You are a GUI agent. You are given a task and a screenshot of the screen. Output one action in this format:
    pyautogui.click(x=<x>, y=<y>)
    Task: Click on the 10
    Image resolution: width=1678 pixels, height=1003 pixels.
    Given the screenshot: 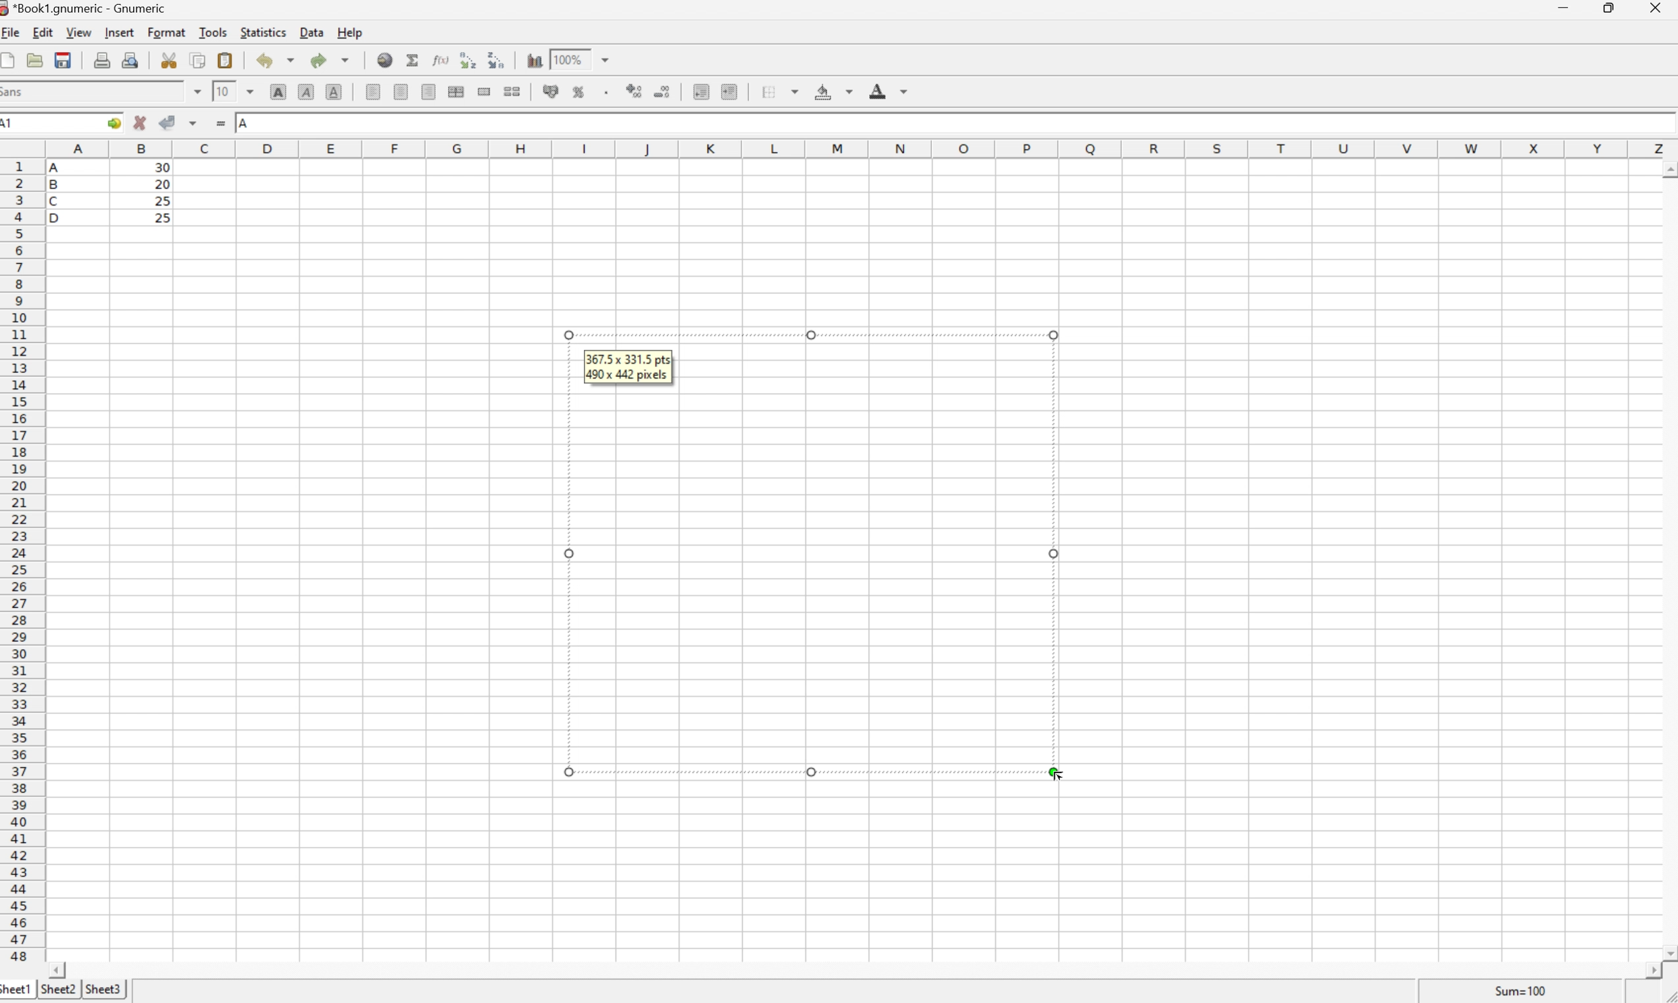 What is the action you would take?
    pyautogui.click(x=224, y=91)
    